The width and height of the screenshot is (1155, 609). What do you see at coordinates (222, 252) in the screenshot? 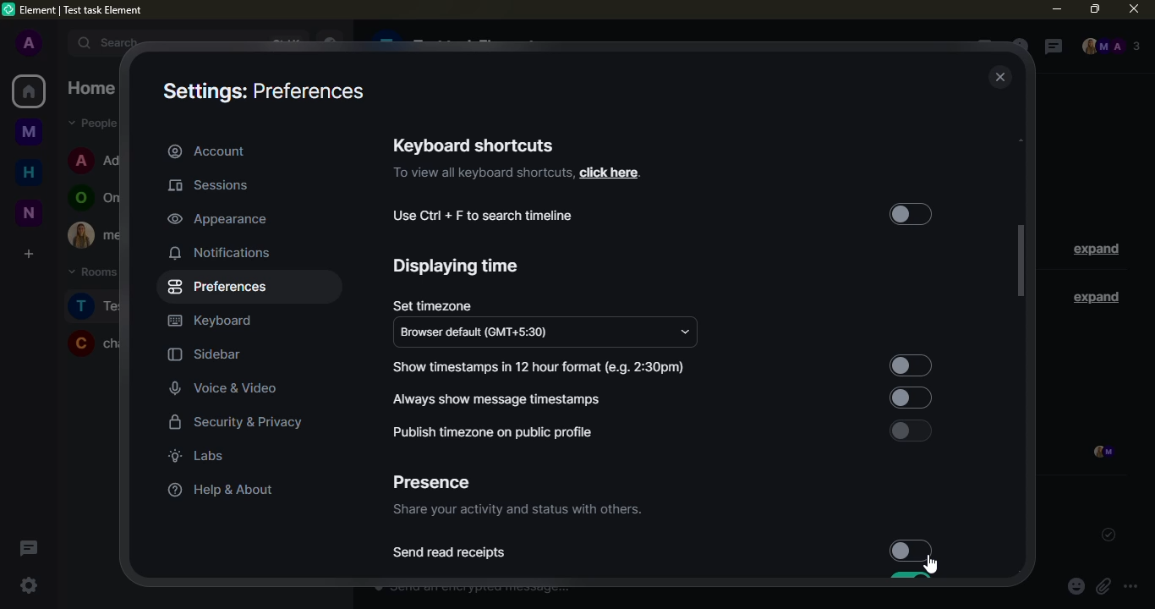
I see `notifications` at bounding box center [222, 252].